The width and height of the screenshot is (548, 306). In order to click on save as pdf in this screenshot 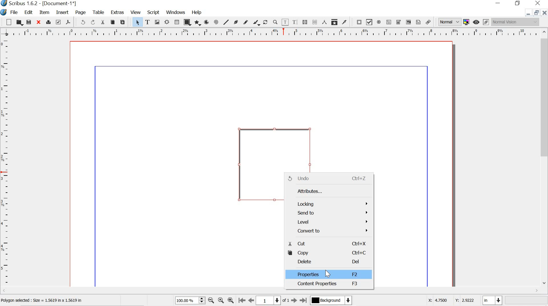, I will do `click(69, 23)`.